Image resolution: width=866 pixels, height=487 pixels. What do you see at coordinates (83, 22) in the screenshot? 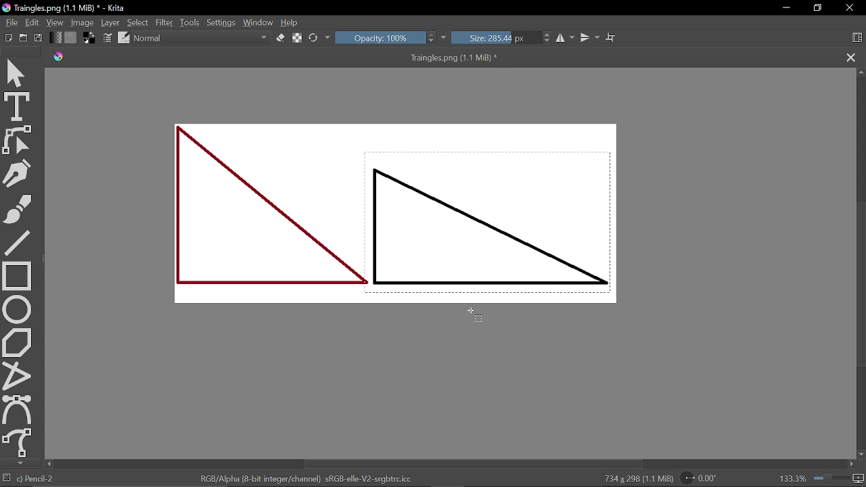
I see `Image` at bounding box center [83, 22].